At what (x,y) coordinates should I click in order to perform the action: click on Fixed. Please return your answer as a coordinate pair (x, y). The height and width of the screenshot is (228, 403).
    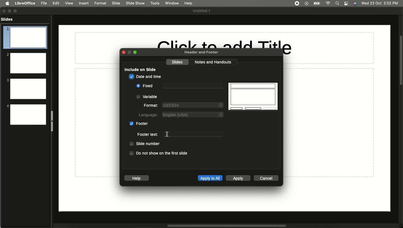
    Looking at the image, I should click on (145, 86).